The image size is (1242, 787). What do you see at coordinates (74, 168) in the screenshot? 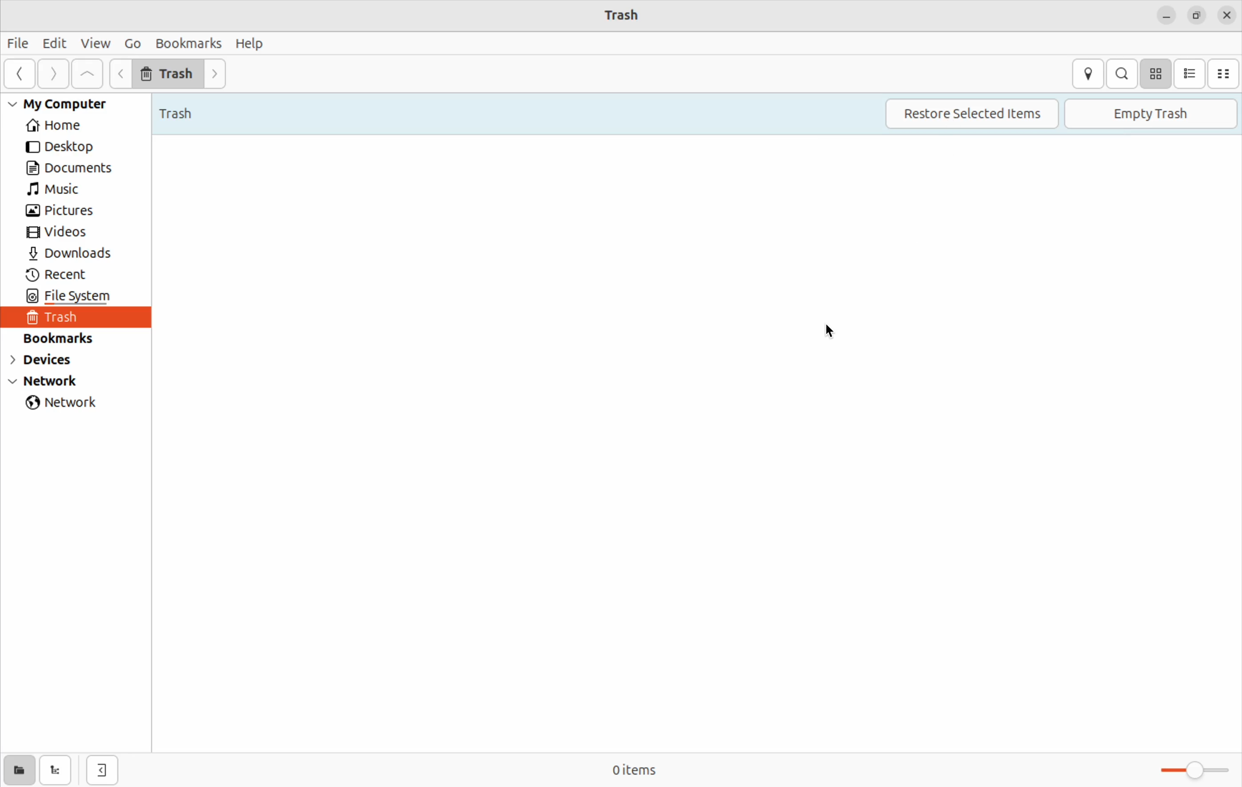
I see `Documents` at bounding box center [74, 168].